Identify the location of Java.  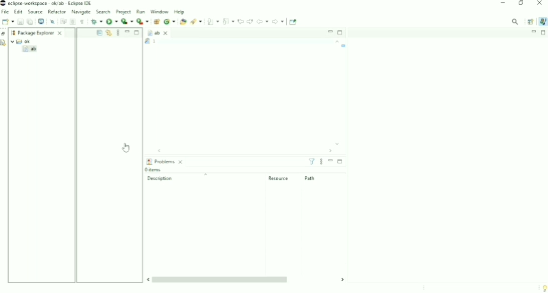
(542, 22).